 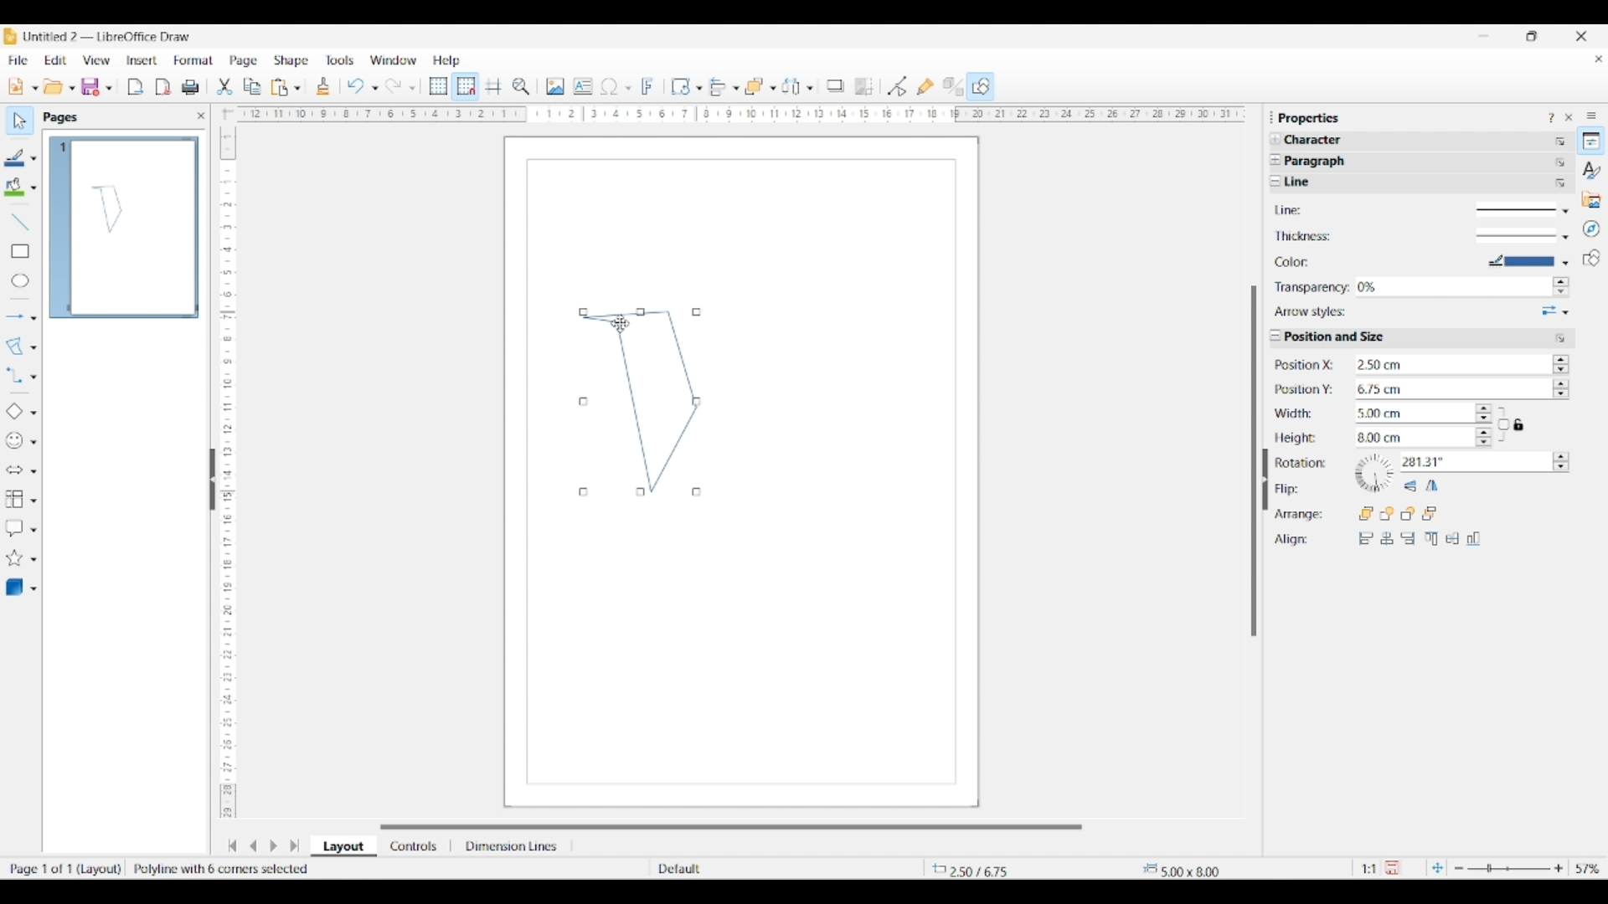 What do you see at coordinates (295, 845) in the screenshot?
I see `Jump to the last slide` at bounding box center [295, 845].